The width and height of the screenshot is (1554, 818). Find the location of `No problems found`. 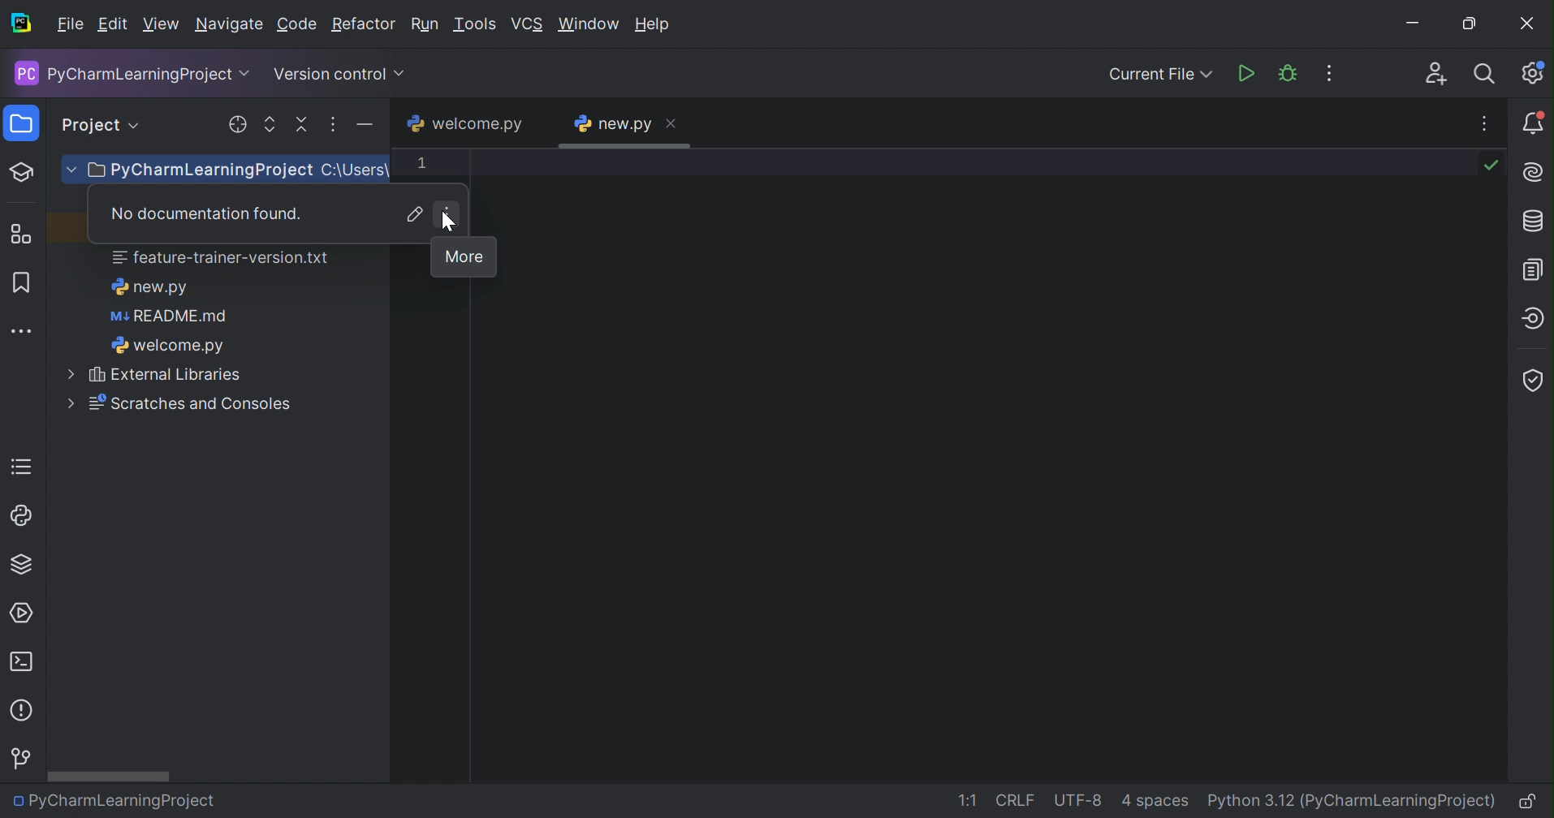

No problems found is located at coordinates (1493, 166).